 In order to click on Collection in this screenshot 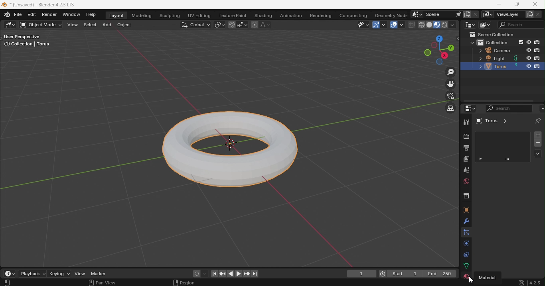, I will do `click(492, 42)`.